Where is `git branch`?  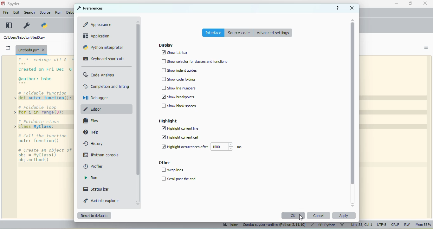
git branch is located at coordinates (342, 225).